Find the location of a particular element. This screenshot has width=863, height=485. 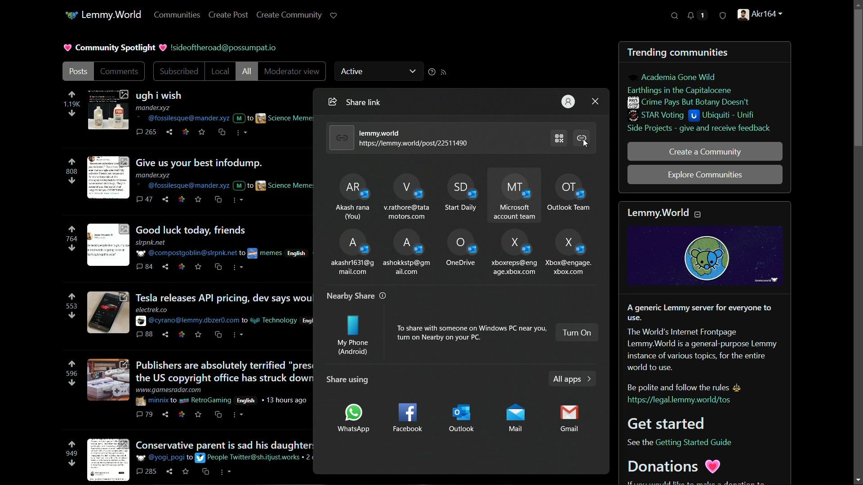

upvote is located at coordinates (72, 297).